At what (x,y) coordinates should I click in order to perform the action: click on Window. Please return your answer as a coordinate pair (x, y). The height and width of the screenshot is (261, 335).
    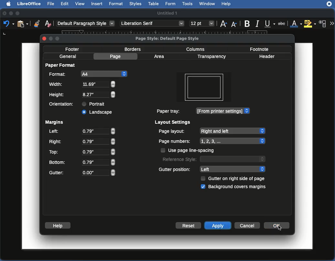
    Looking at the image, I should click on (208, 4).